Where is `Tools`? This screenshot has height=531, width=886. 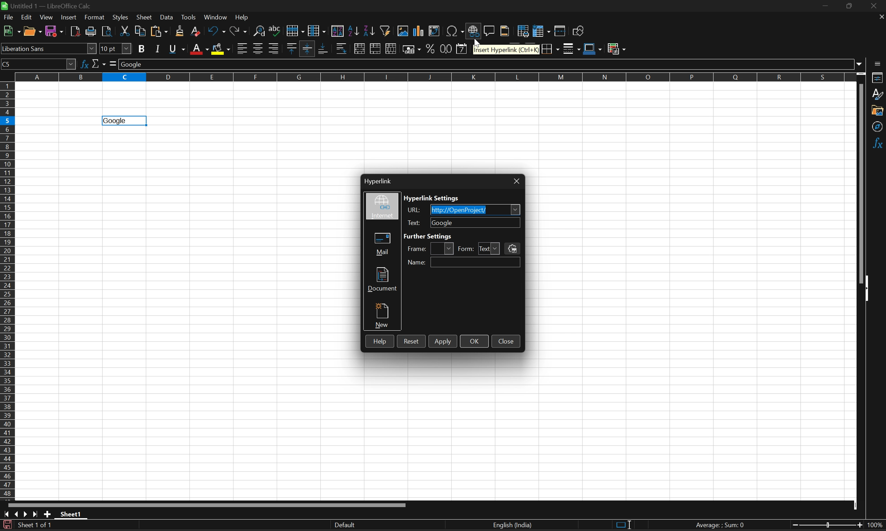 Tools is located at coordinates (190, 18).